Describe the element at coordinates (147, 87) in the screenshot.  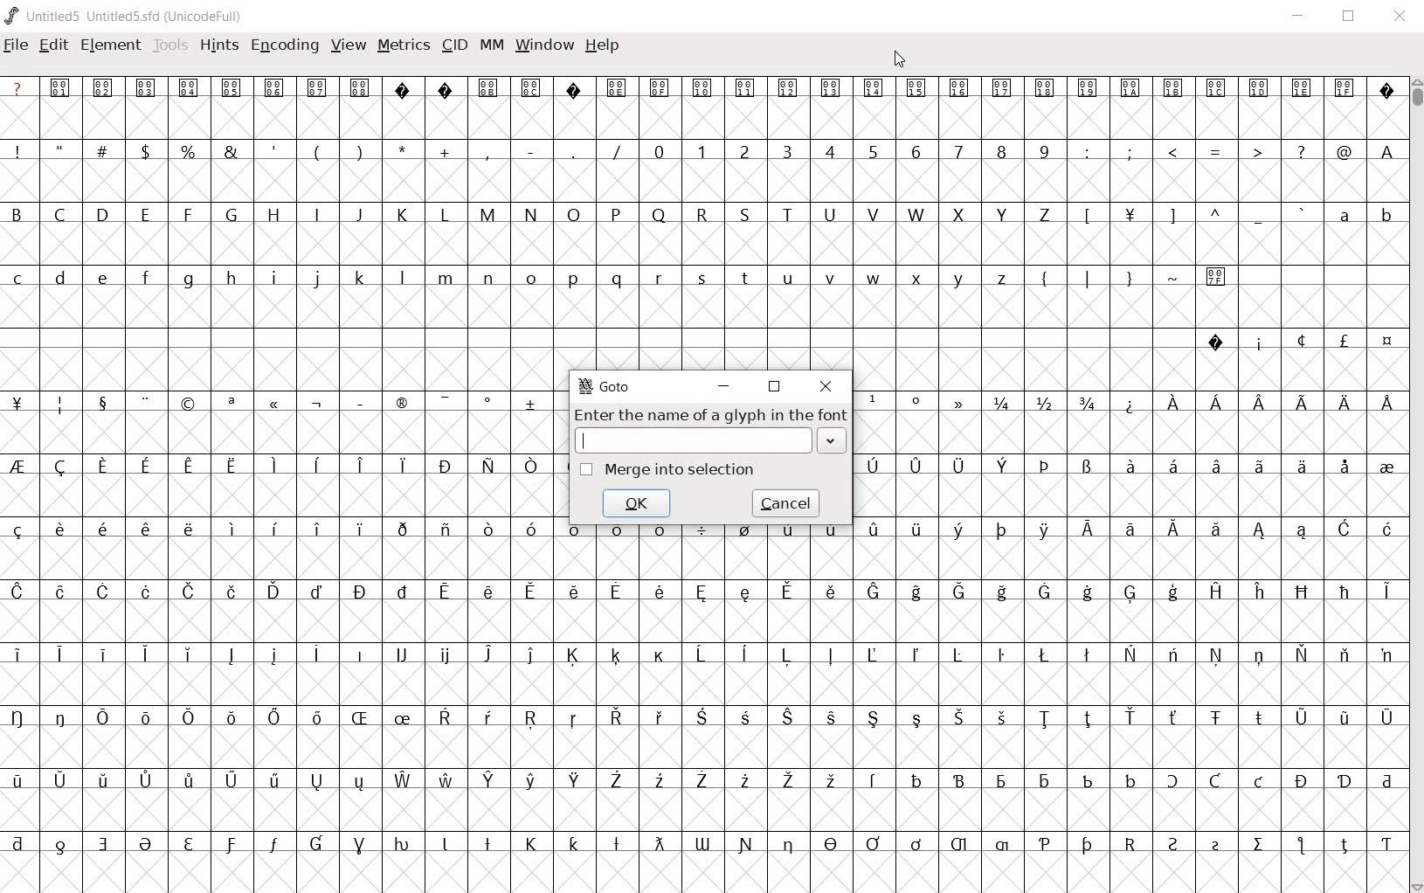
I see `Symbol` at that location.